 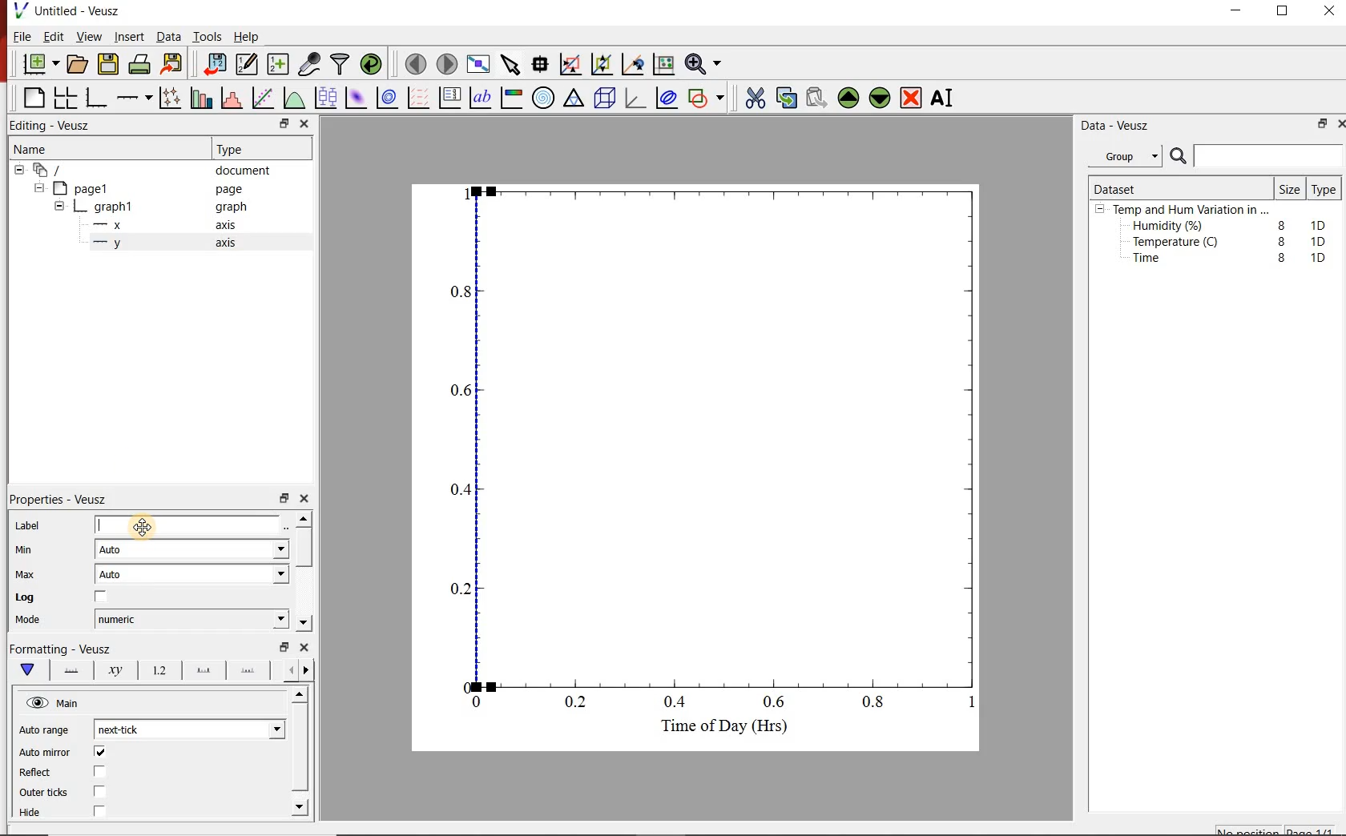 I want to click on 3d graph, so click(x=638, y=100).